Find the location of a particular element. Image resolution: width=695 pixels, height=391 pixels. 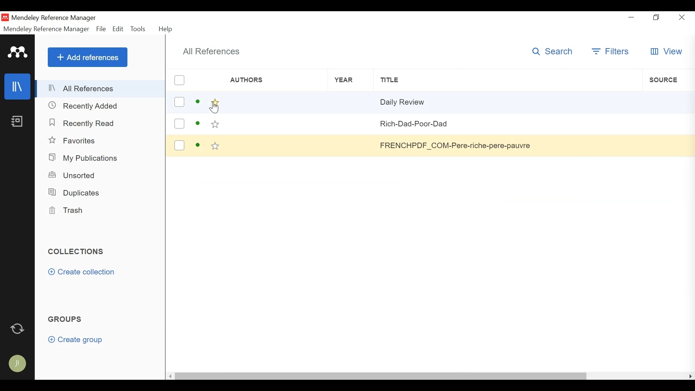

My Publication is located at coordinates (85, 159).